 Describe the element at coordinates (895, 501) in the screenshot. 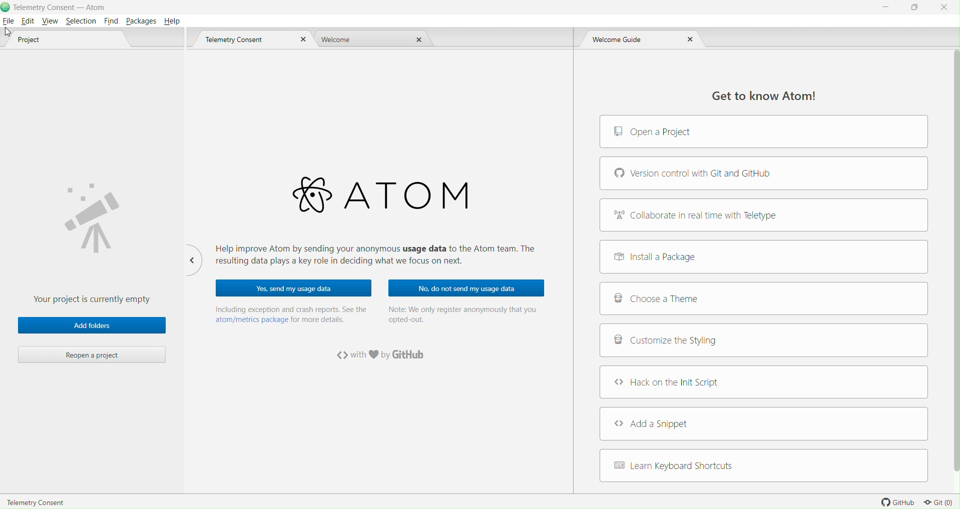

I see `GitHub` at that location.